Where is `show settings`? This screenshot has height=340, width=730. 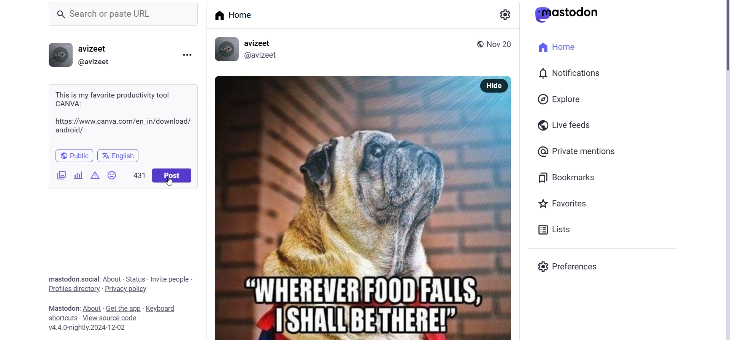
show settings is located at coordinates (506, 15).